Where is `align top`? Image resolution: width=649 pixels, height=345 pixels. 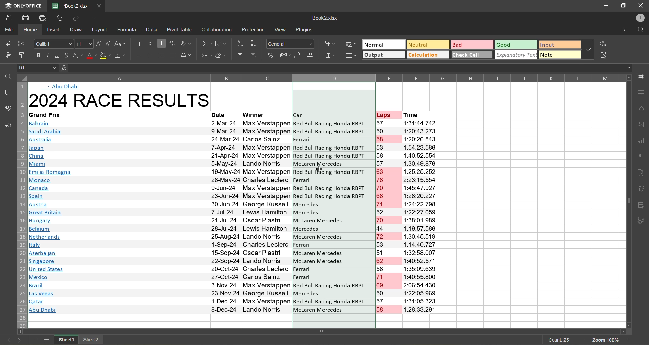
align top is located at coordinates (139, 43).